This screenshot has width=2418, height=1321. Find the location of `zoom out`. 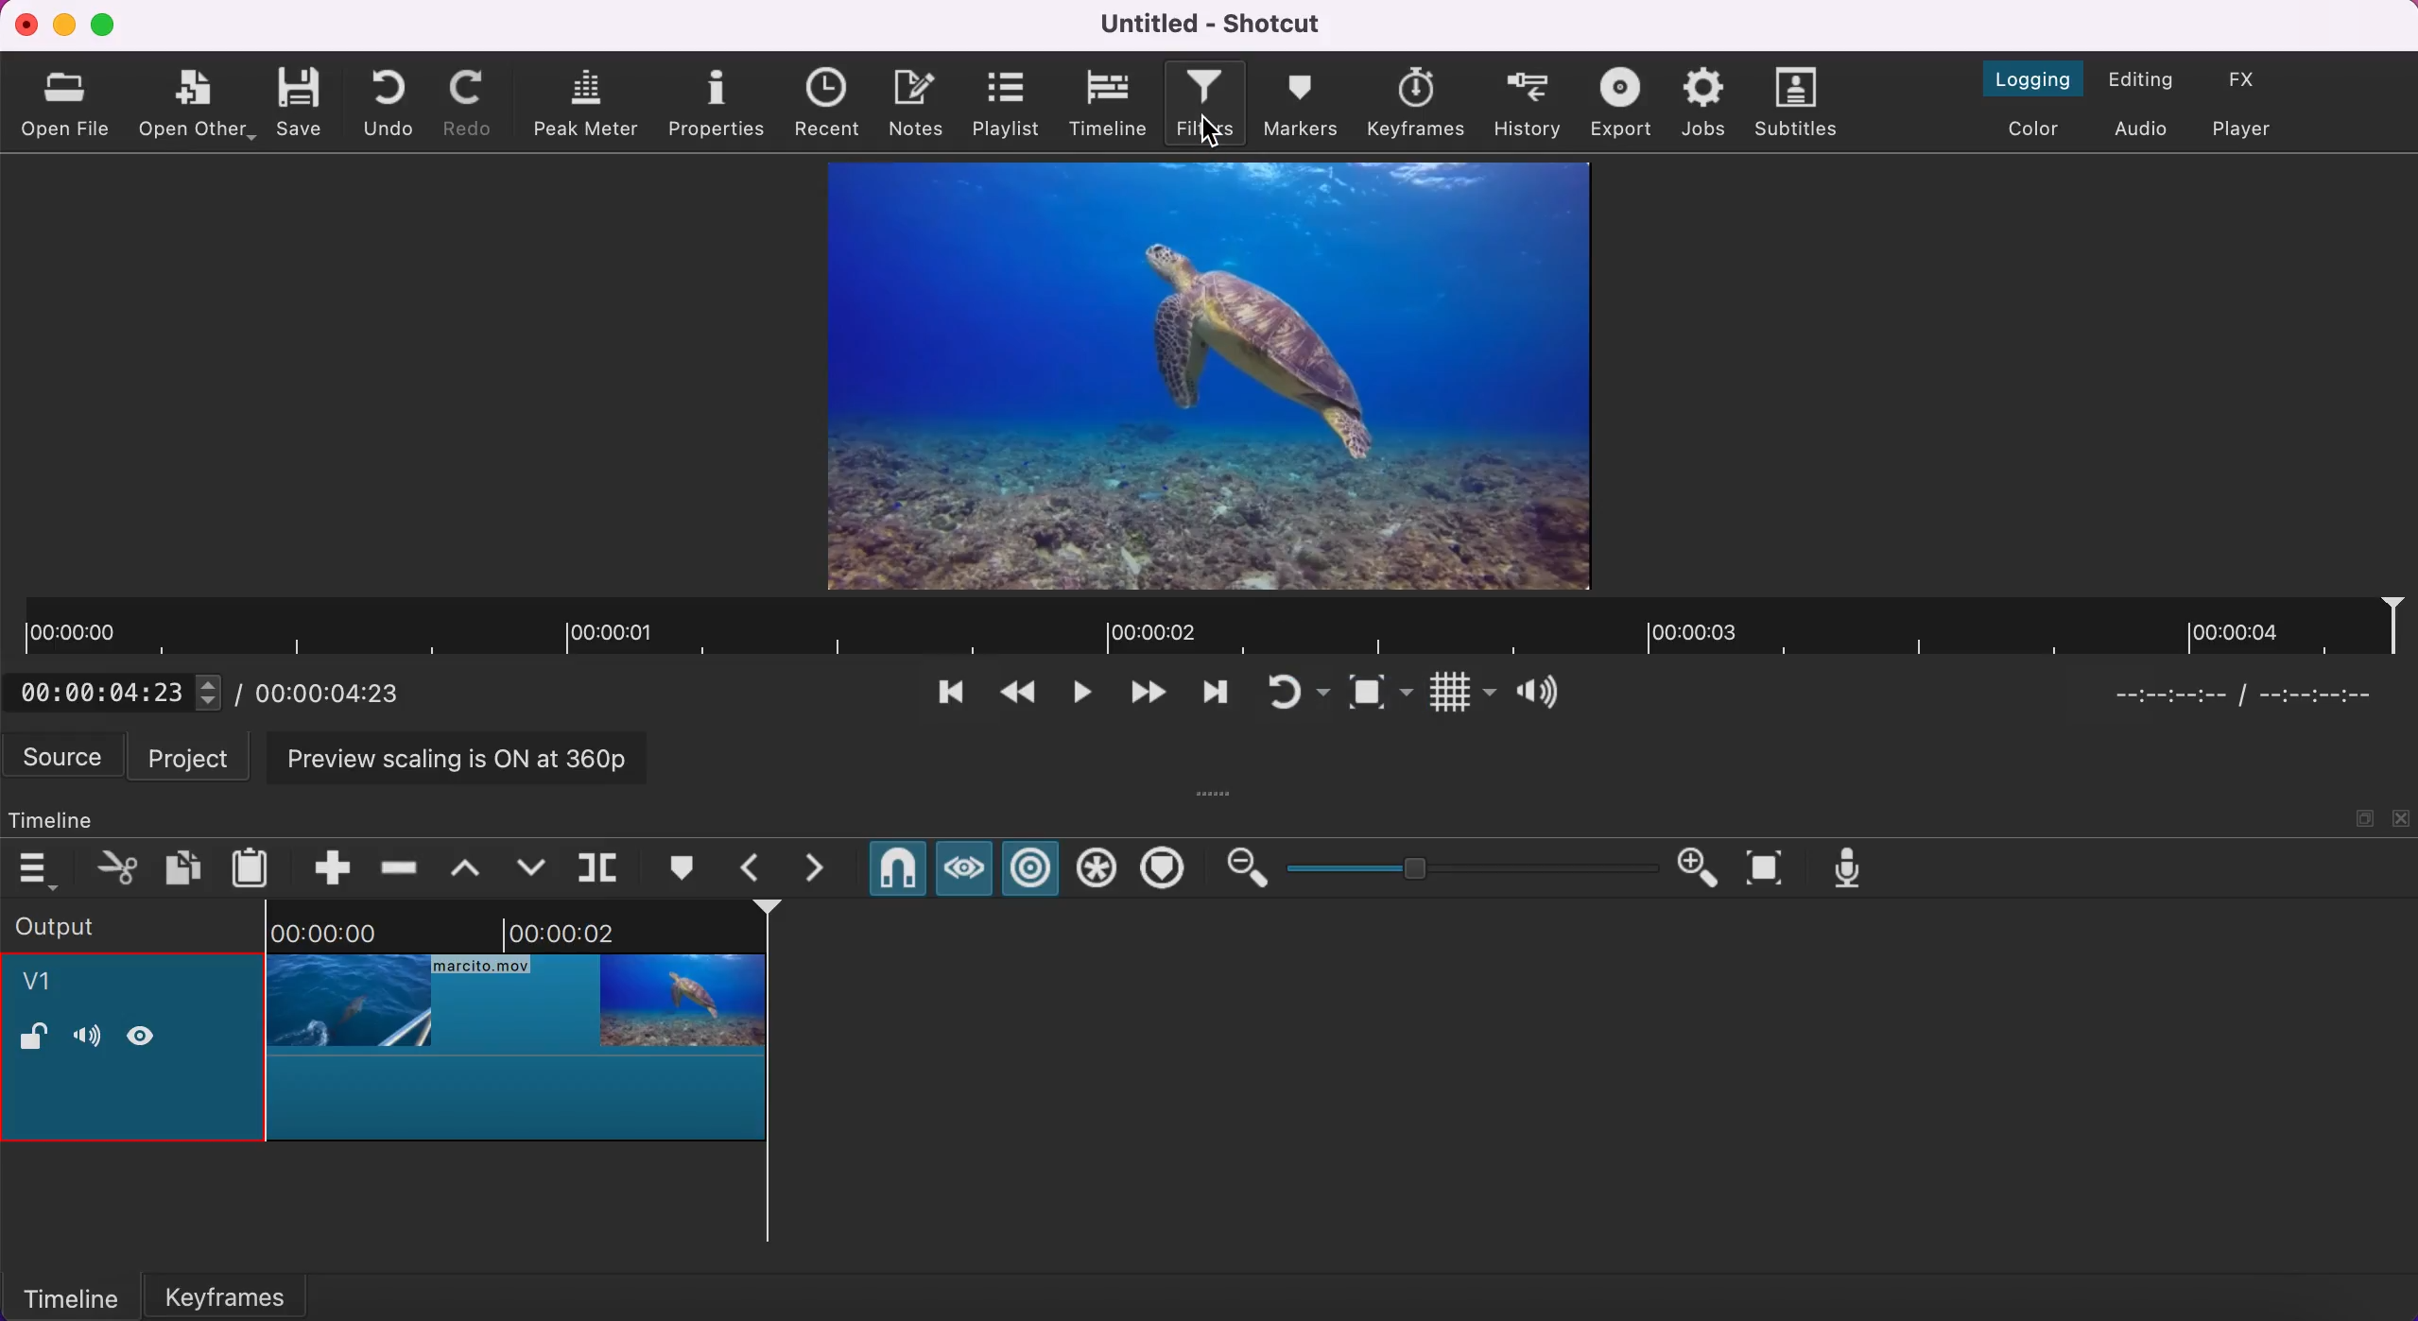

zoom out is located at coordinates (1245, 868).